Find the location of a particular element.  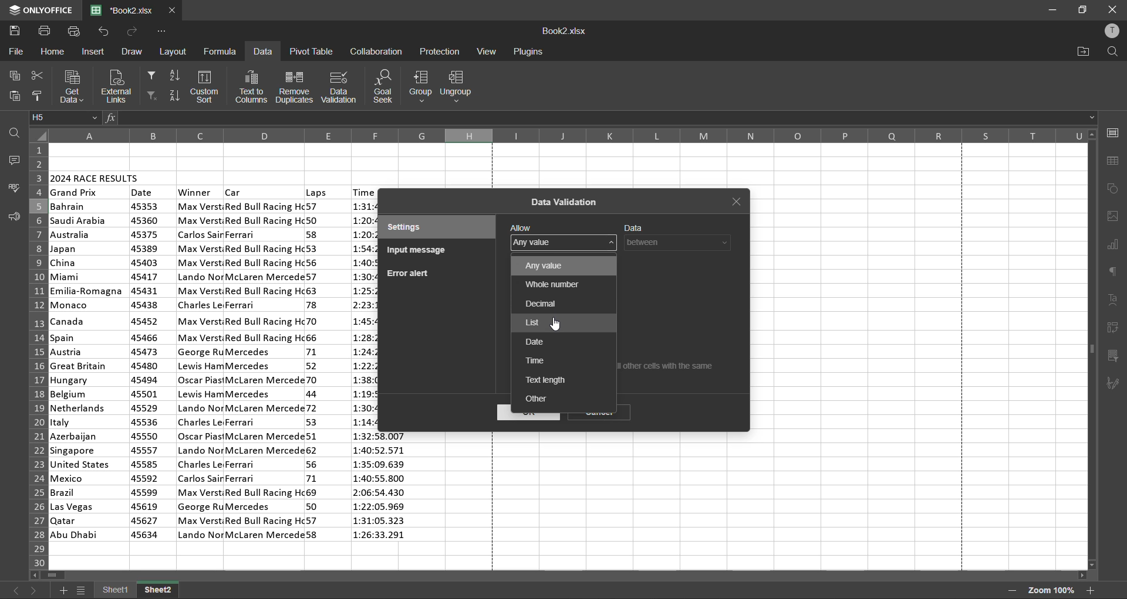

decimal is located at coordinates (538, 303).